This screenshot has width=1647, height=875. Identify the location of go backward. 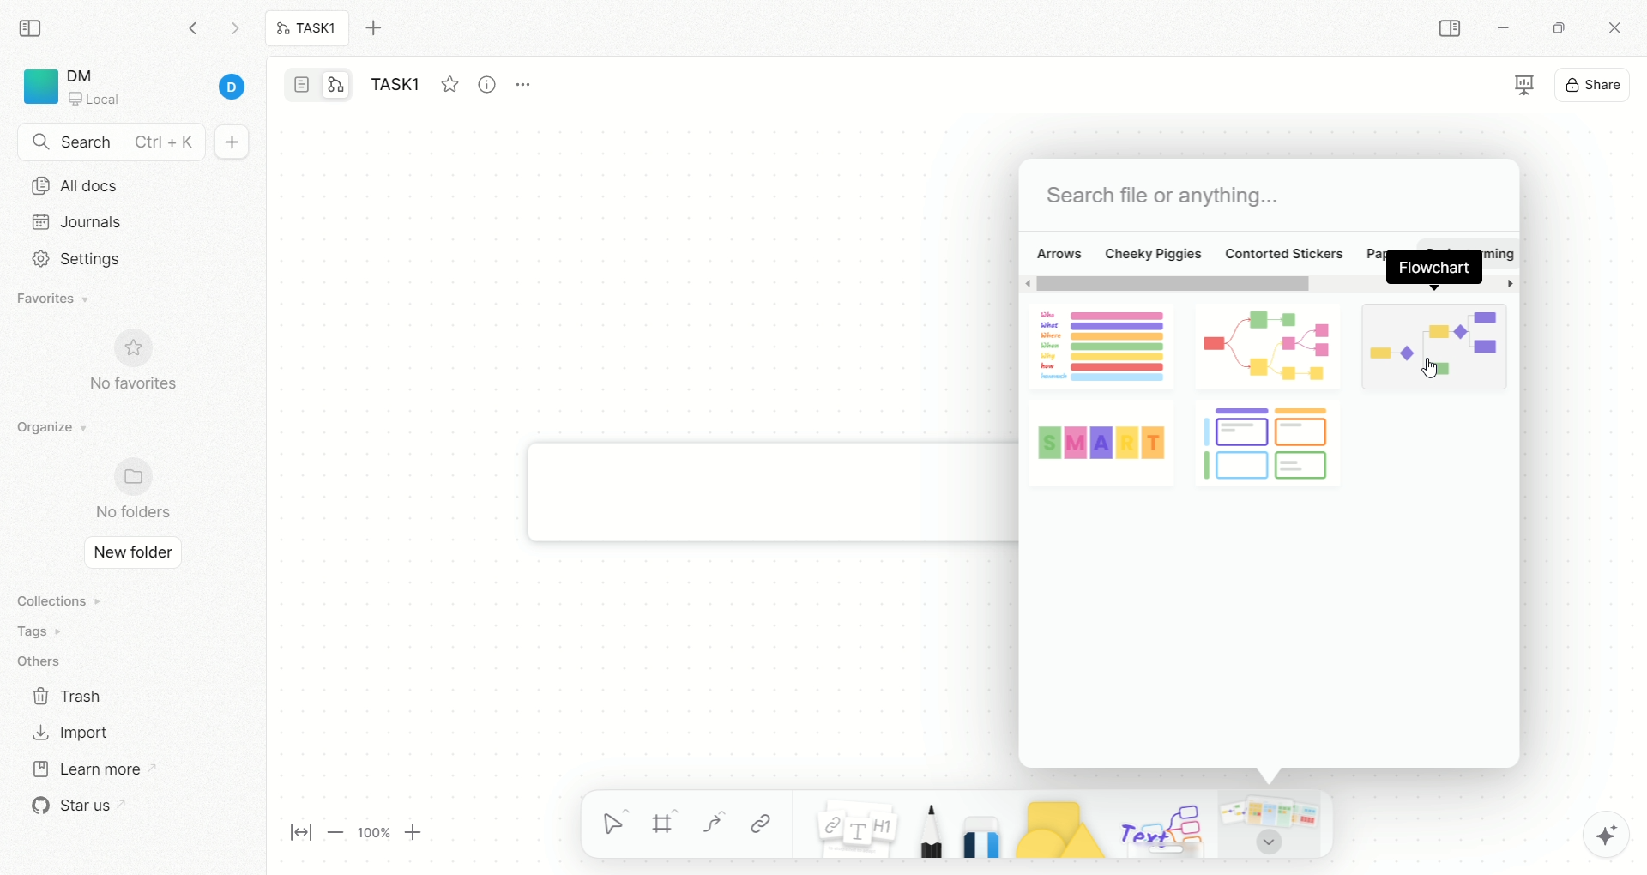
(193, 27).